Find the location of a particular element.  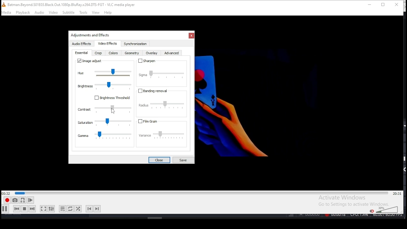

audio effects is located at coordinates (82, 44).